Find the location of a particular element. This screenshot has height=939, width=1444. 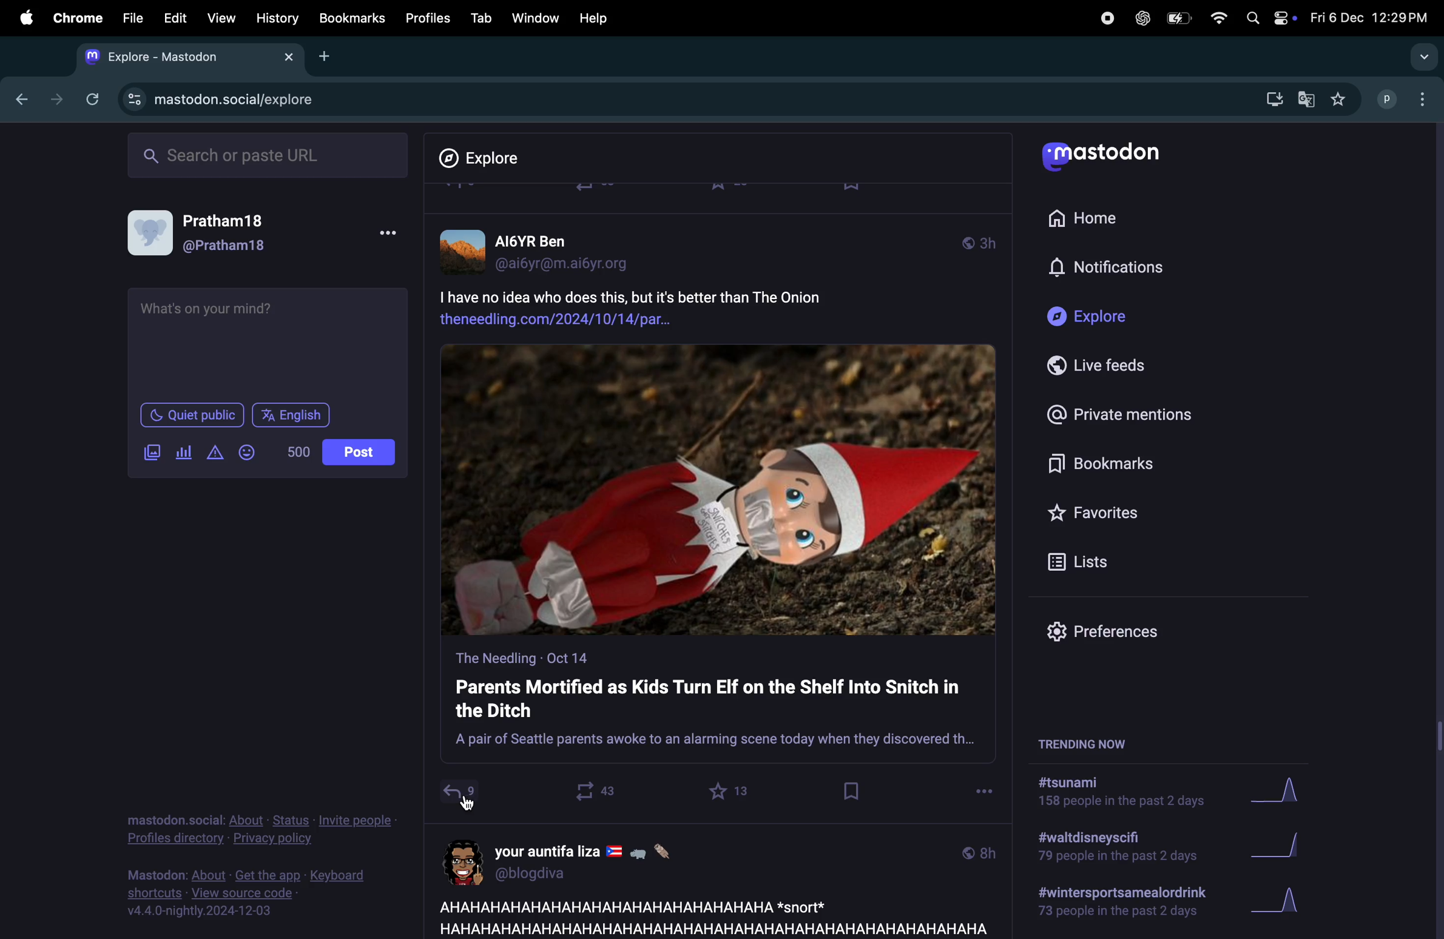

user profile is located at coordinates (579, 860).